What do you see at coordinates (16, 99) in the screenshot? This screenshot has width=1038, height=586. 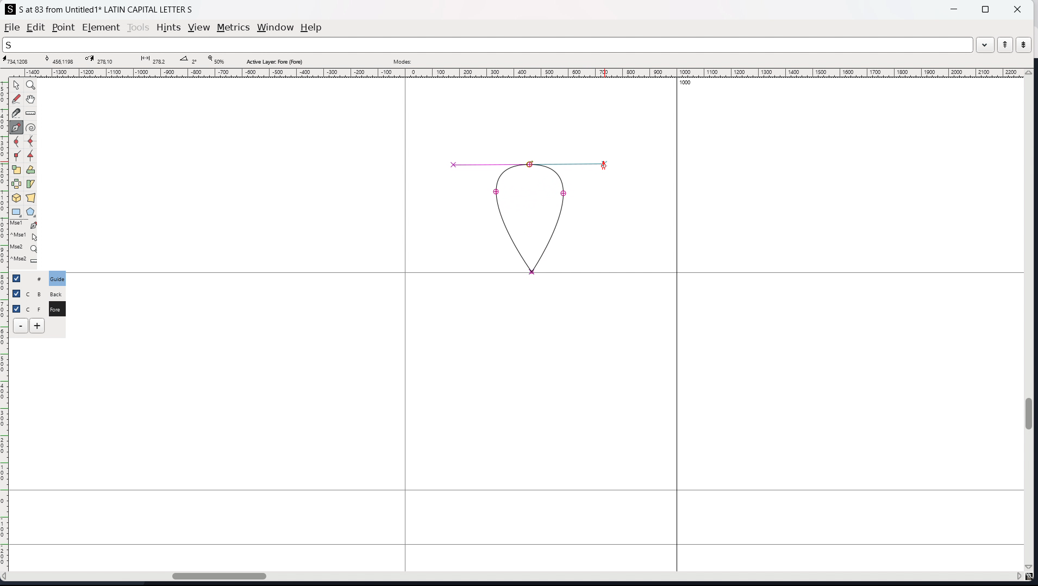 I see `draw a freehand curve` at bounding box center [16, 99].